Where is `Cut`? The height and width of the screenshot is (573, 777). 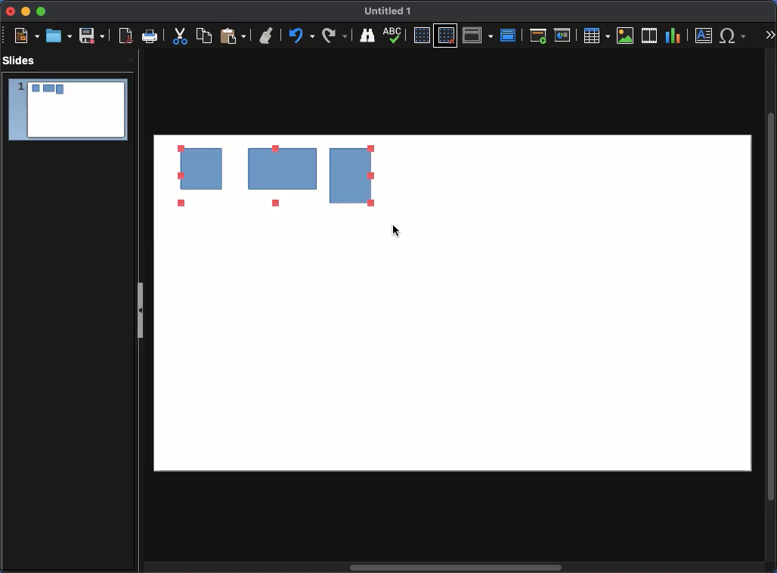 Cut is located at coordinates (181, 37).